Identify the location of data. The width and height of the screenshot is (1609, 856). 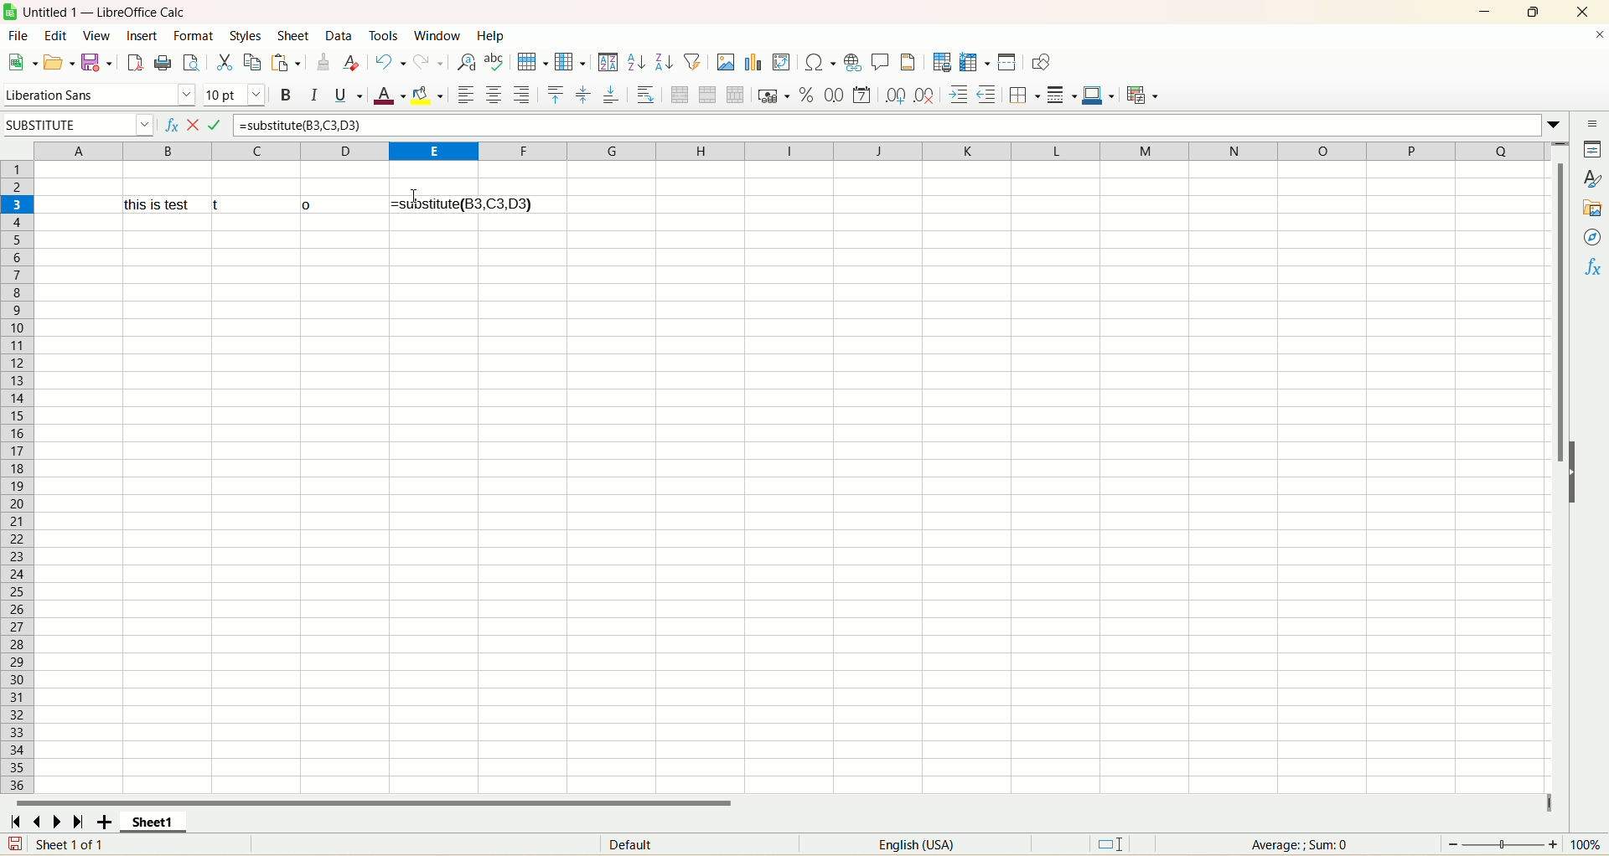
(343, 37).